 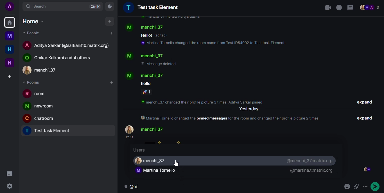 What do you see at coordinates (147, 129) in the screenshot?
I see `contact` at bounding box center [147, 129].